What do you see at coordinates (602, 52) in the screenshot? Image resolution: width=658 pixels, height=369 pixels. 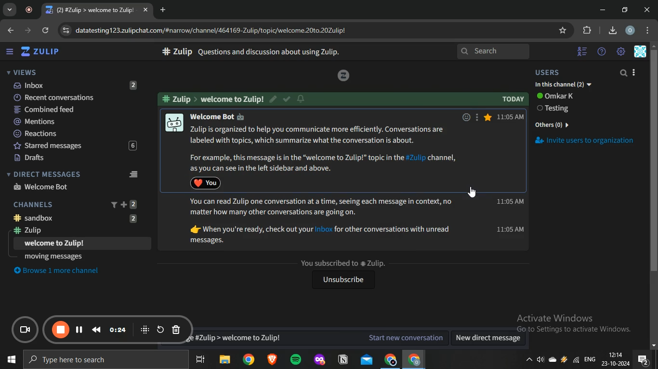 I see `help menu` at bounding box center [602, 52].